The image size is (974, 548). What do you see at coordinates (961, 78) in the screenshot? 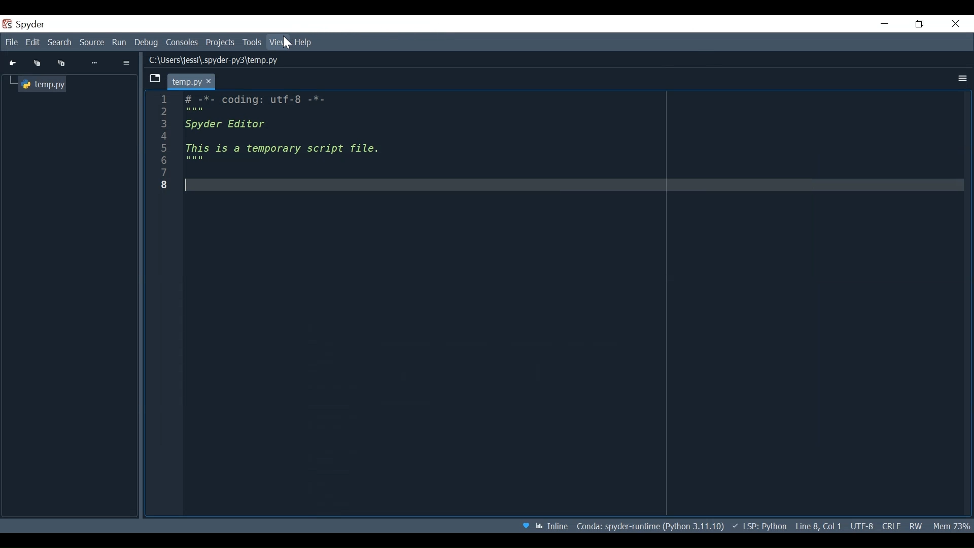
I see `More Options` at bounding box center [961, 78].